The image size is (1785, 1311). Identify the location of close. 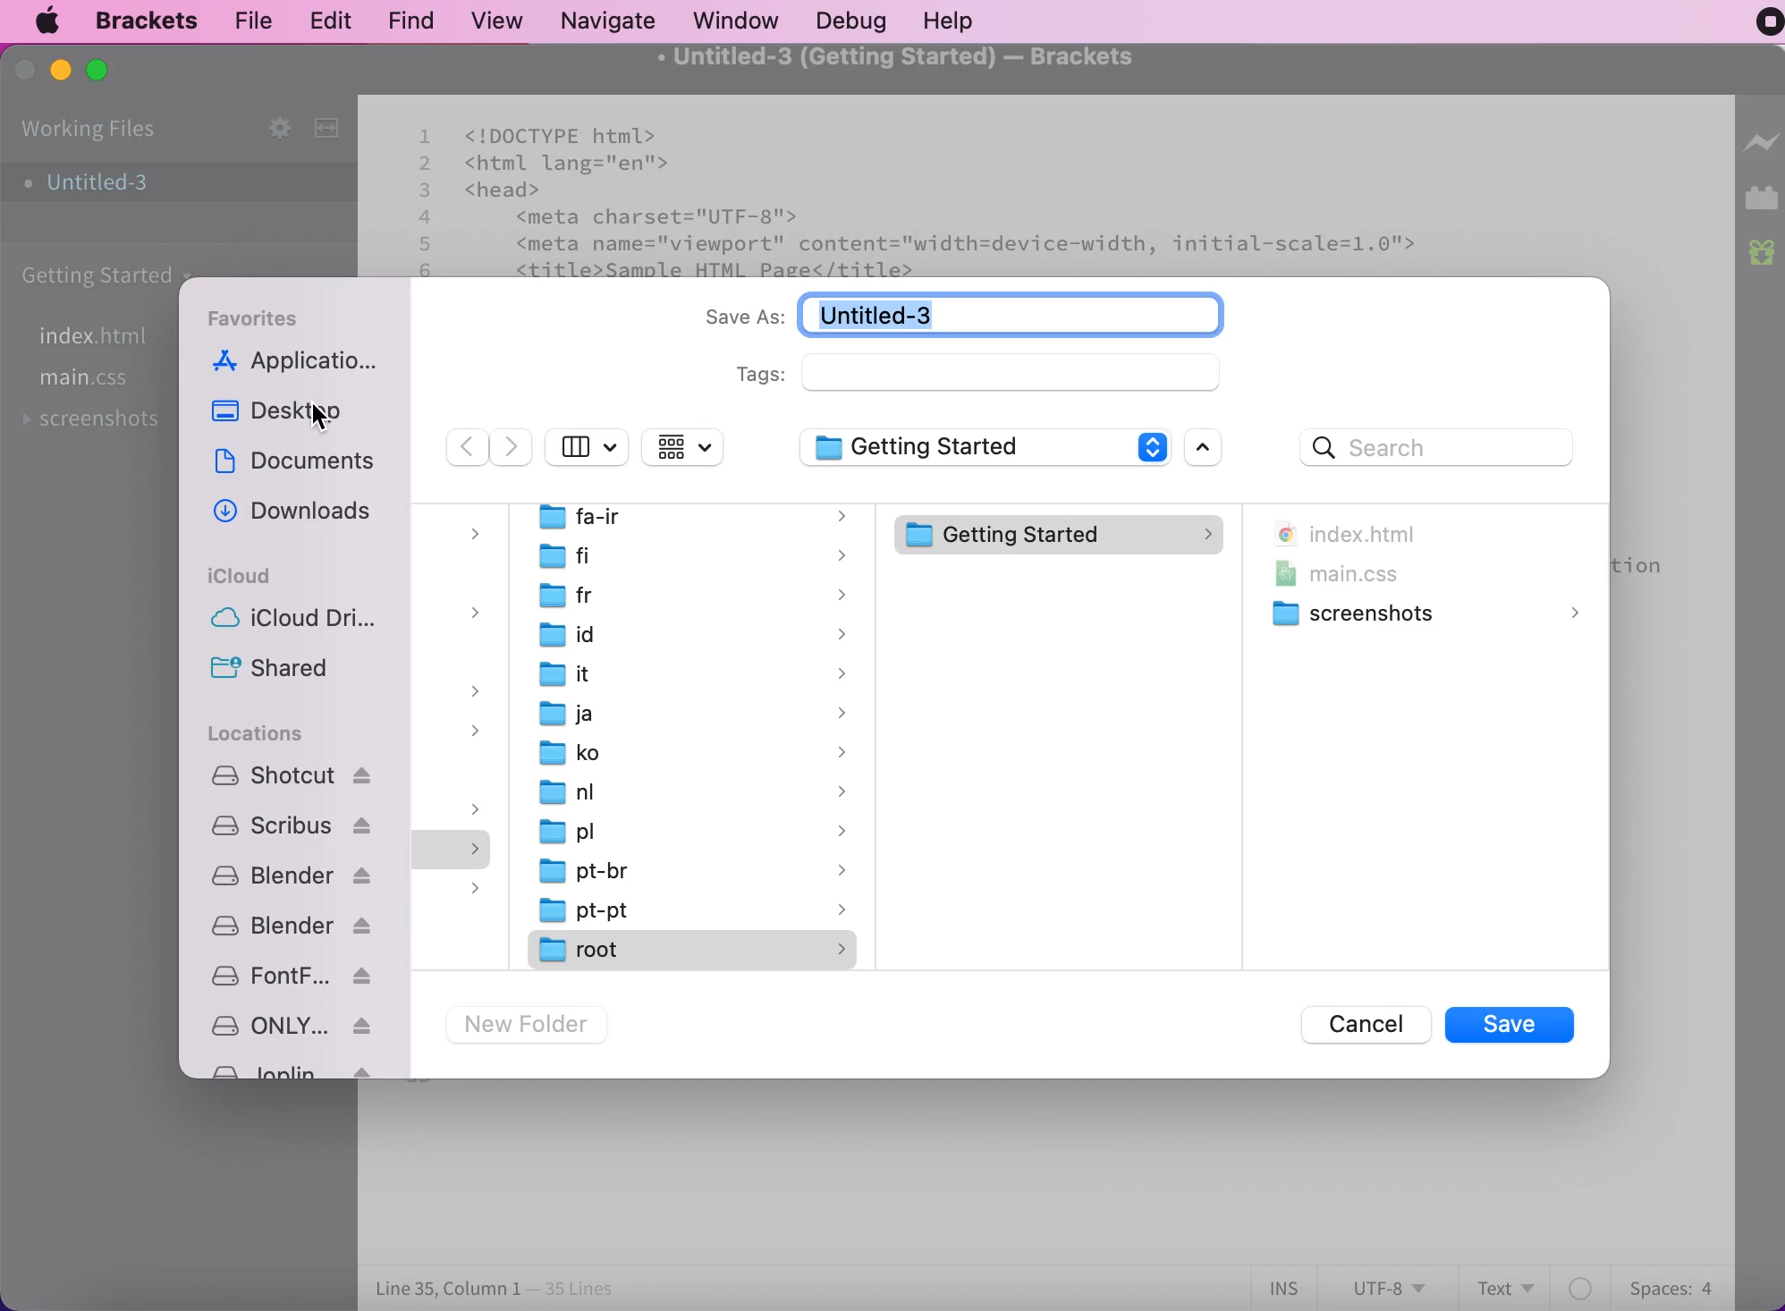
(27, 72).